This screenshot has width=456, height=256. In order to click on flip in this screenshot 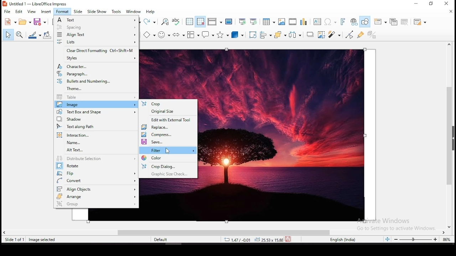, I will do `click(97, 173)`.